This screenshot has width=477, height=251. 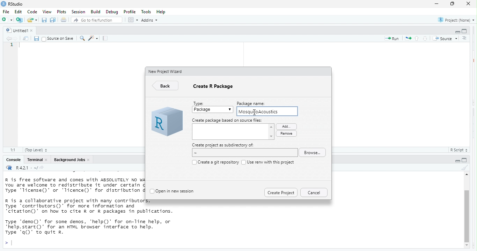 What do you see at coordinates (469, 5) in the screenshot?
I see `close` at bounding box center [469, 5].